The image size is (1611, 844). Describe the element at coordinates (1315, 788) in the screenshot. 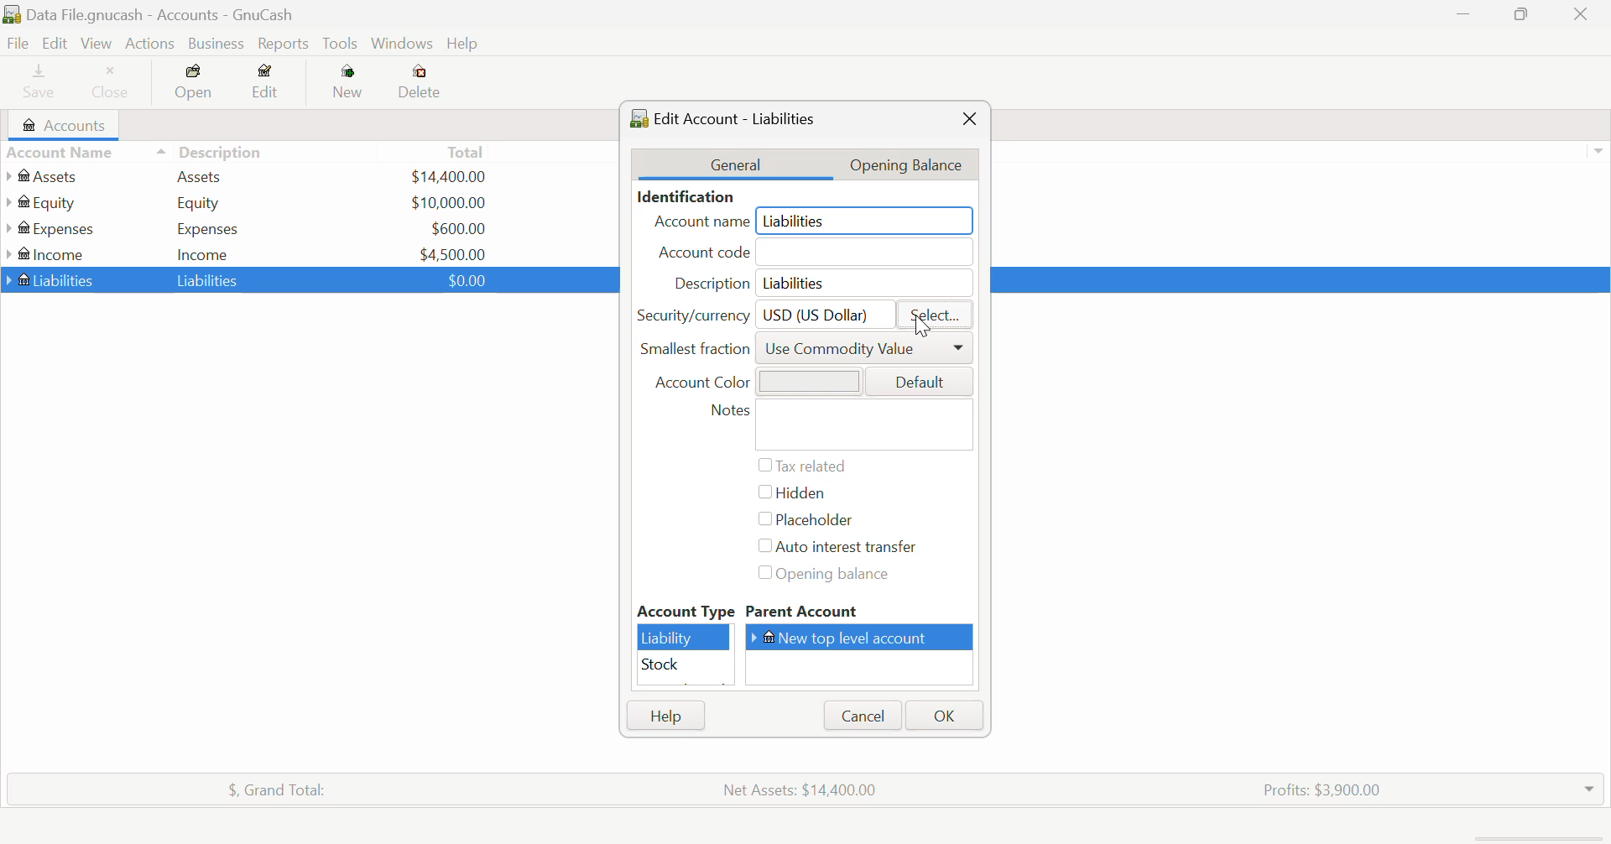

I see `Profits` at that location.